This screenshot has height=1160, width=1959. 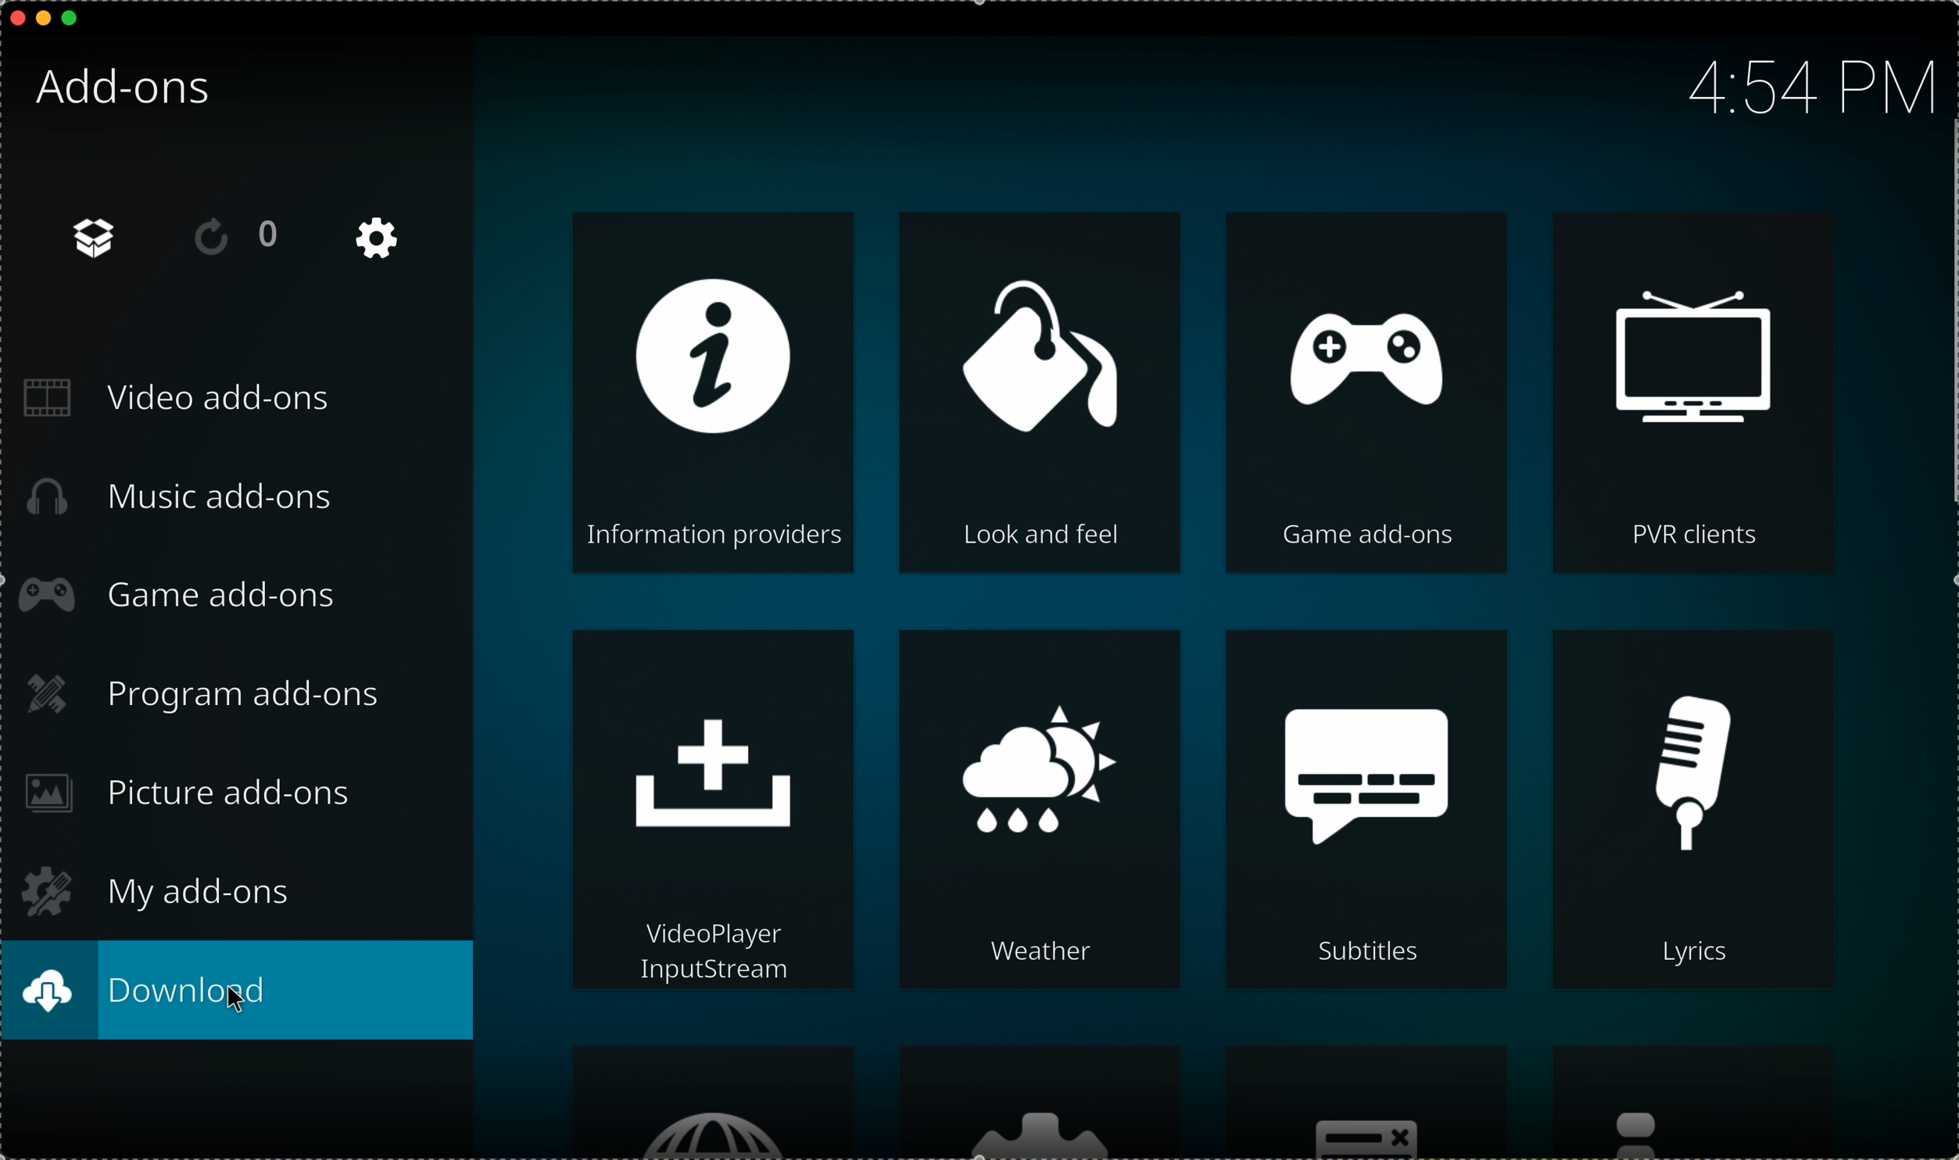 I want to click on information providers, so click(x=716, y=394).